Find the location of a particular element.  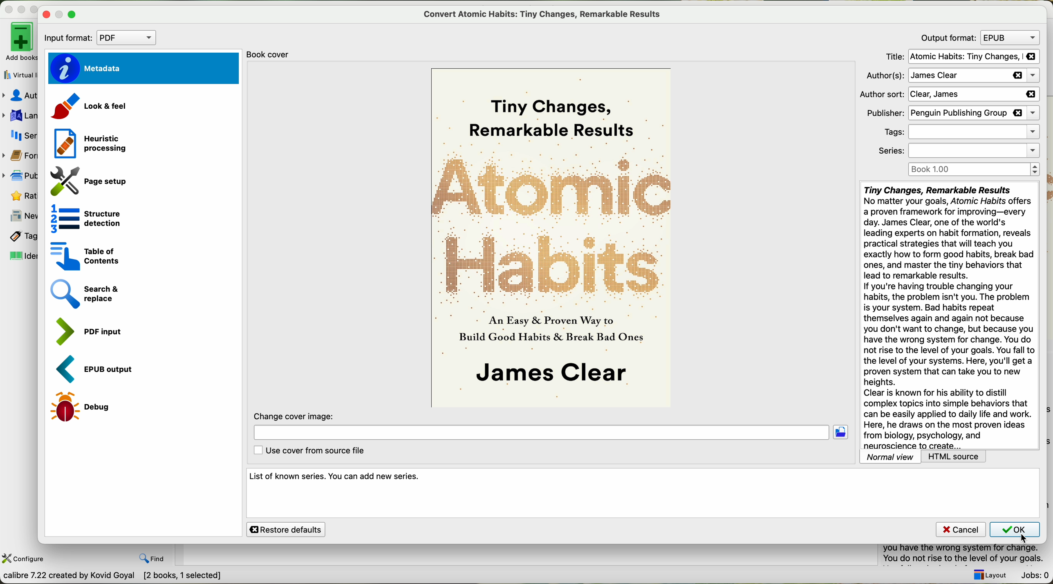

metadata is located at coordinates (142, 68).